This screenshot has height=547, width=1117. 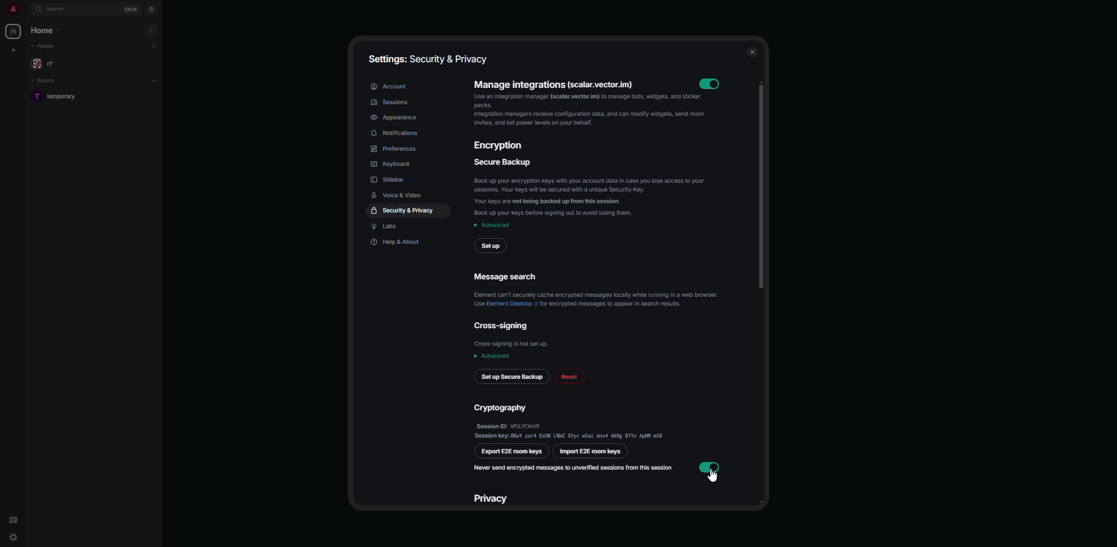 I want to click on cross-signing, so click(x=513, y=333).